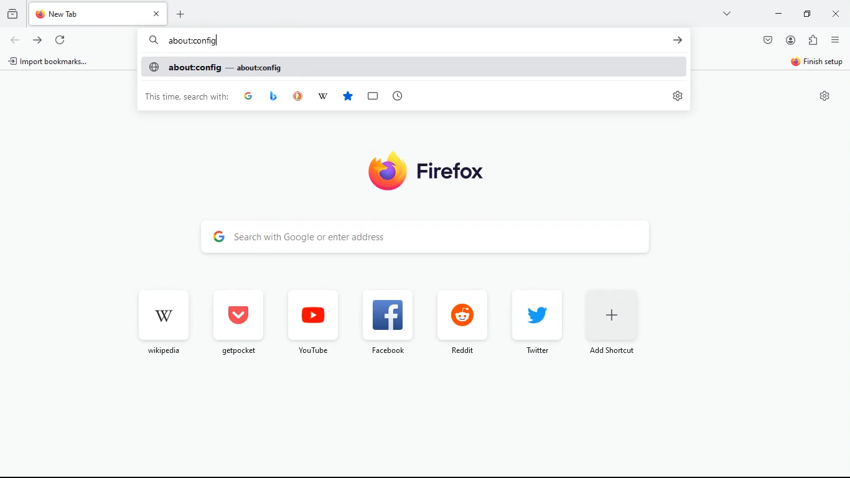 The width and height of the screenshot is (850, 478). I want to click on facebook, so click(385, 321).